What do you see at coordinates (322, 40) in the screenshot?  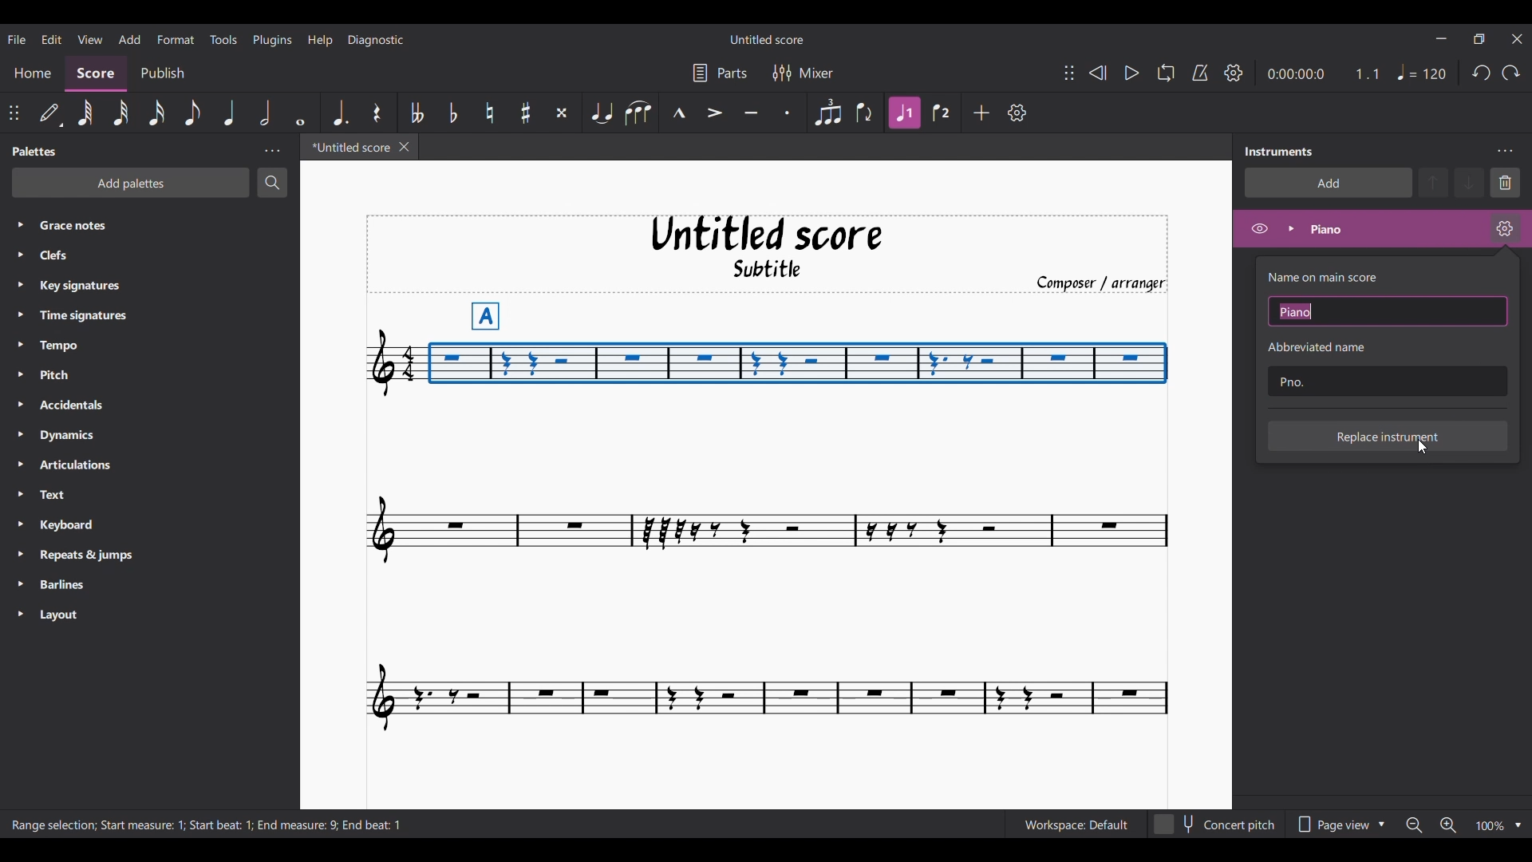 I see `Help menu` at bounding box center [322, 40].